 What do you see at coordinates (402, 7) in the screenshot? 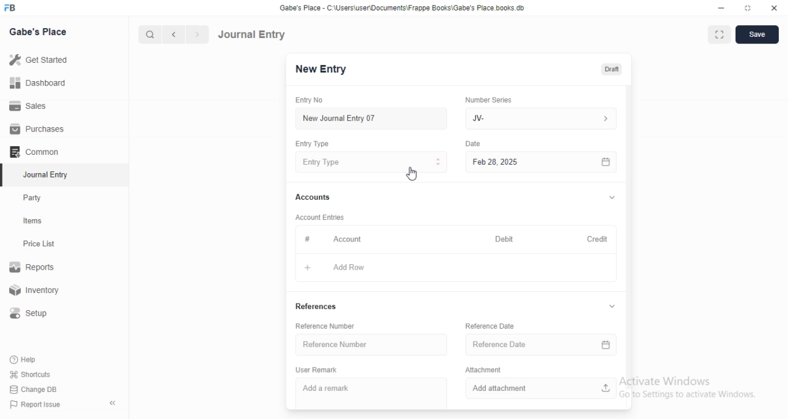
I see `‘Gabe's Place - C\UsersiuserDocuments\Frappe Books\Gabe's Place books db` at bounding box center [402, 7].